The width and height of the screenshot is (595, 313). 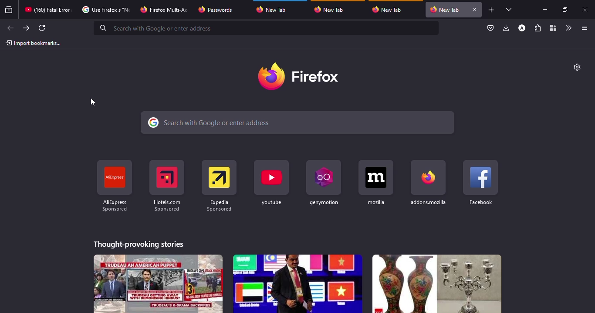 I want to click on shortcuts, so click(x=166, y=187).